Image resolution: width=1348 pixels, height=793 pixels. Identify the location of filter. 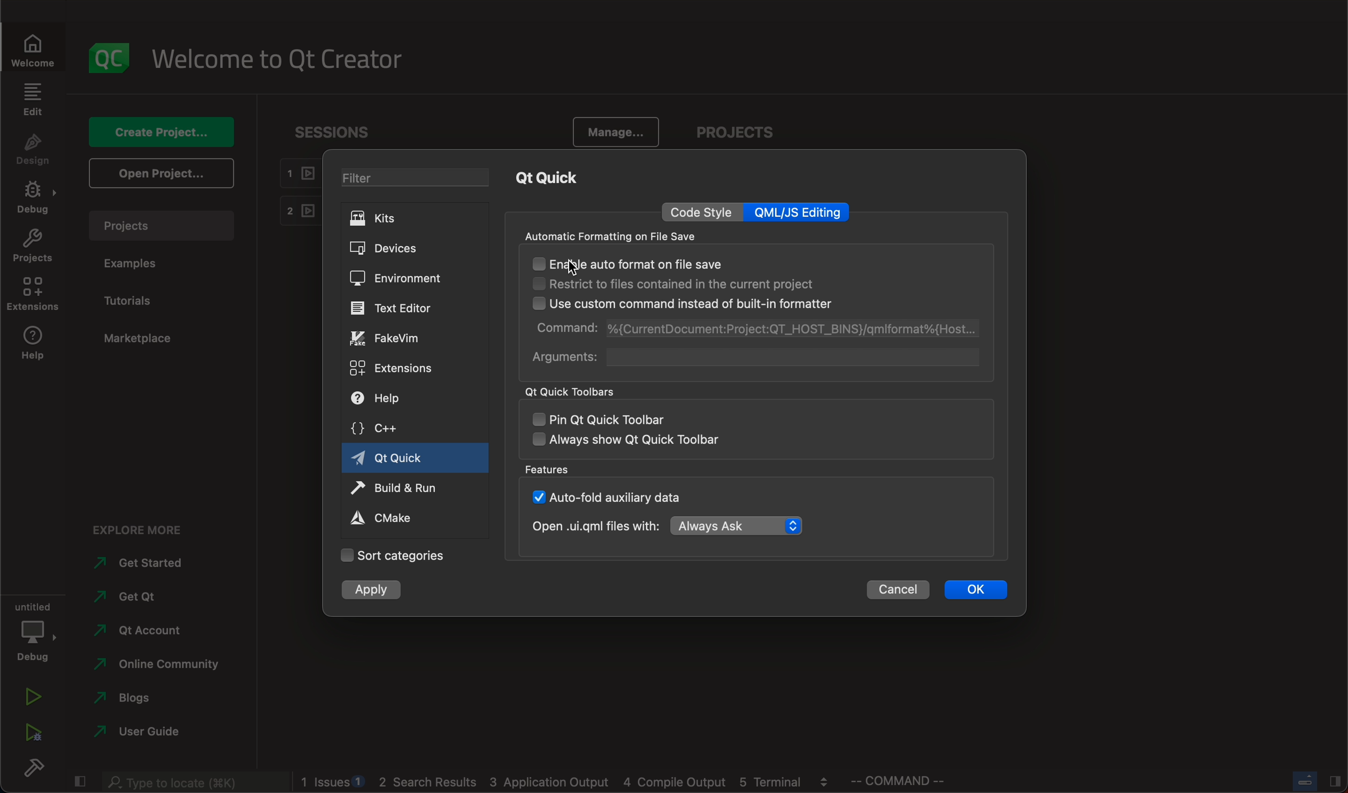
(419, 178).